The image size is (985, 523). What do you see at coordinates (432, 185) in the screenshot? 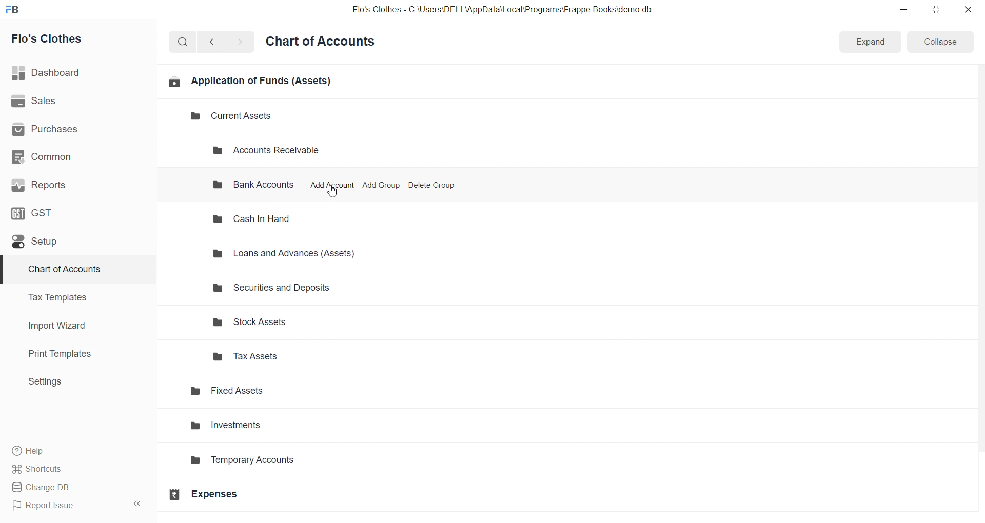
I see `Delete Group` at bounding box center [432, 185].